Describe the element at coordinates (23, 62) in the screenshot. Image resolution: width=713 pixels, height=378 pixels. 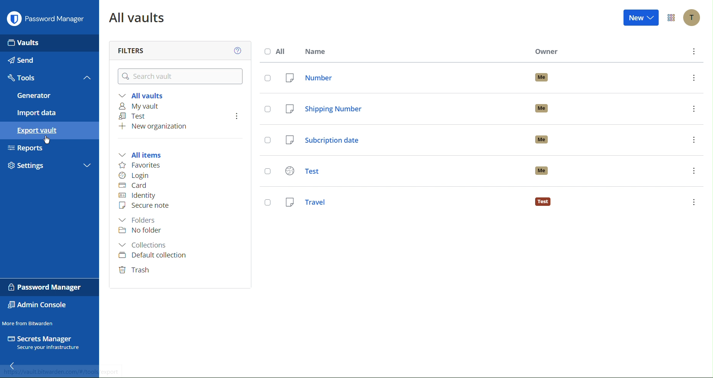
I see `Send` at that location.